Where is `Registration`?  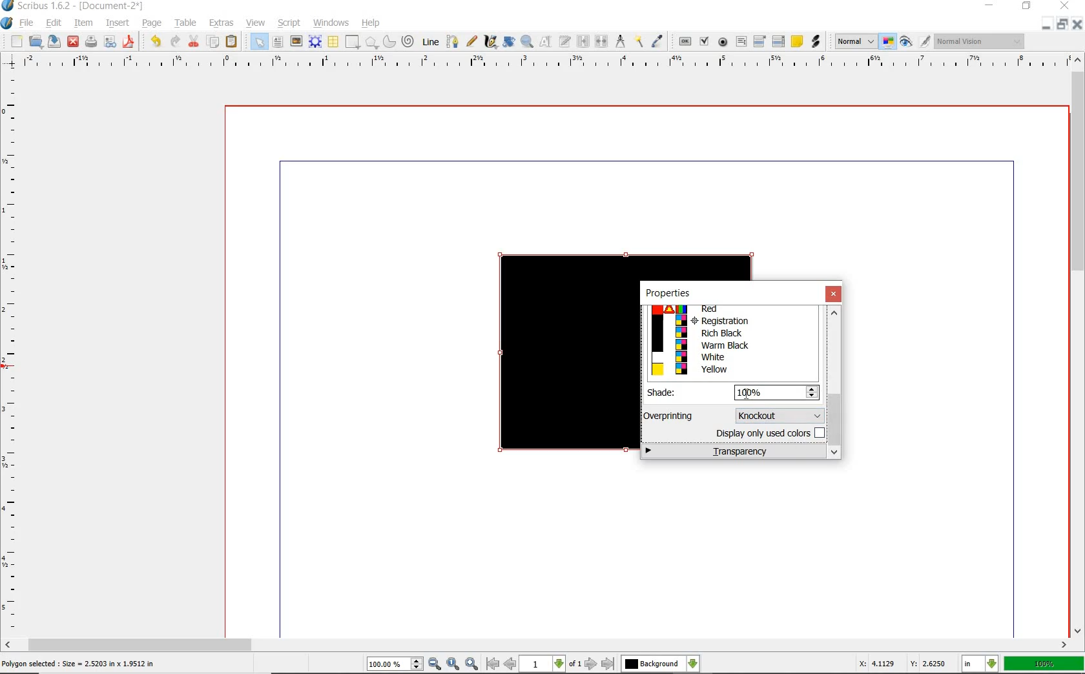
Registration is located at coordinates (731, 321).